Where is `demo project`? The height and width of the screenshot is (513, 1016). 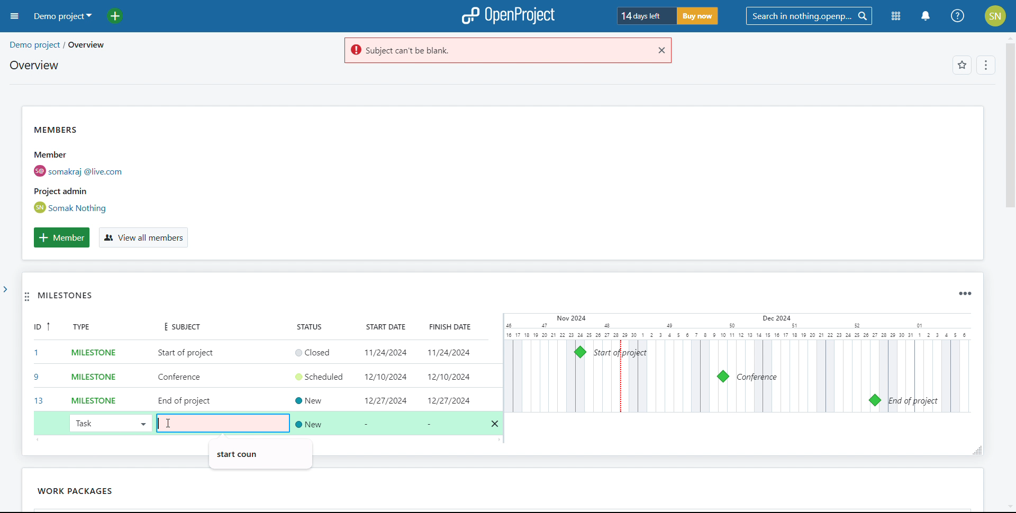
demo project is located at coordinates (61, 16).